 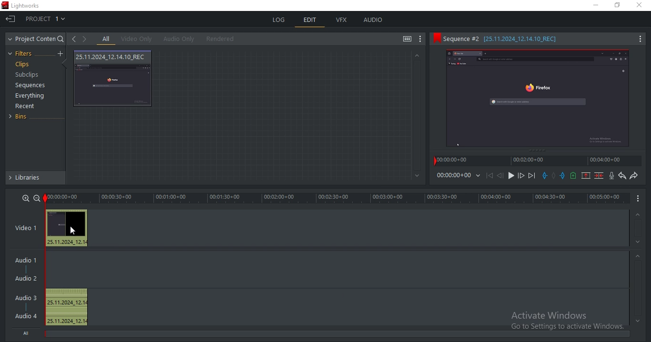 What do you see at coordinates (61, 54) in the screenshot?
I see `add` at bounding box center [61, 54].